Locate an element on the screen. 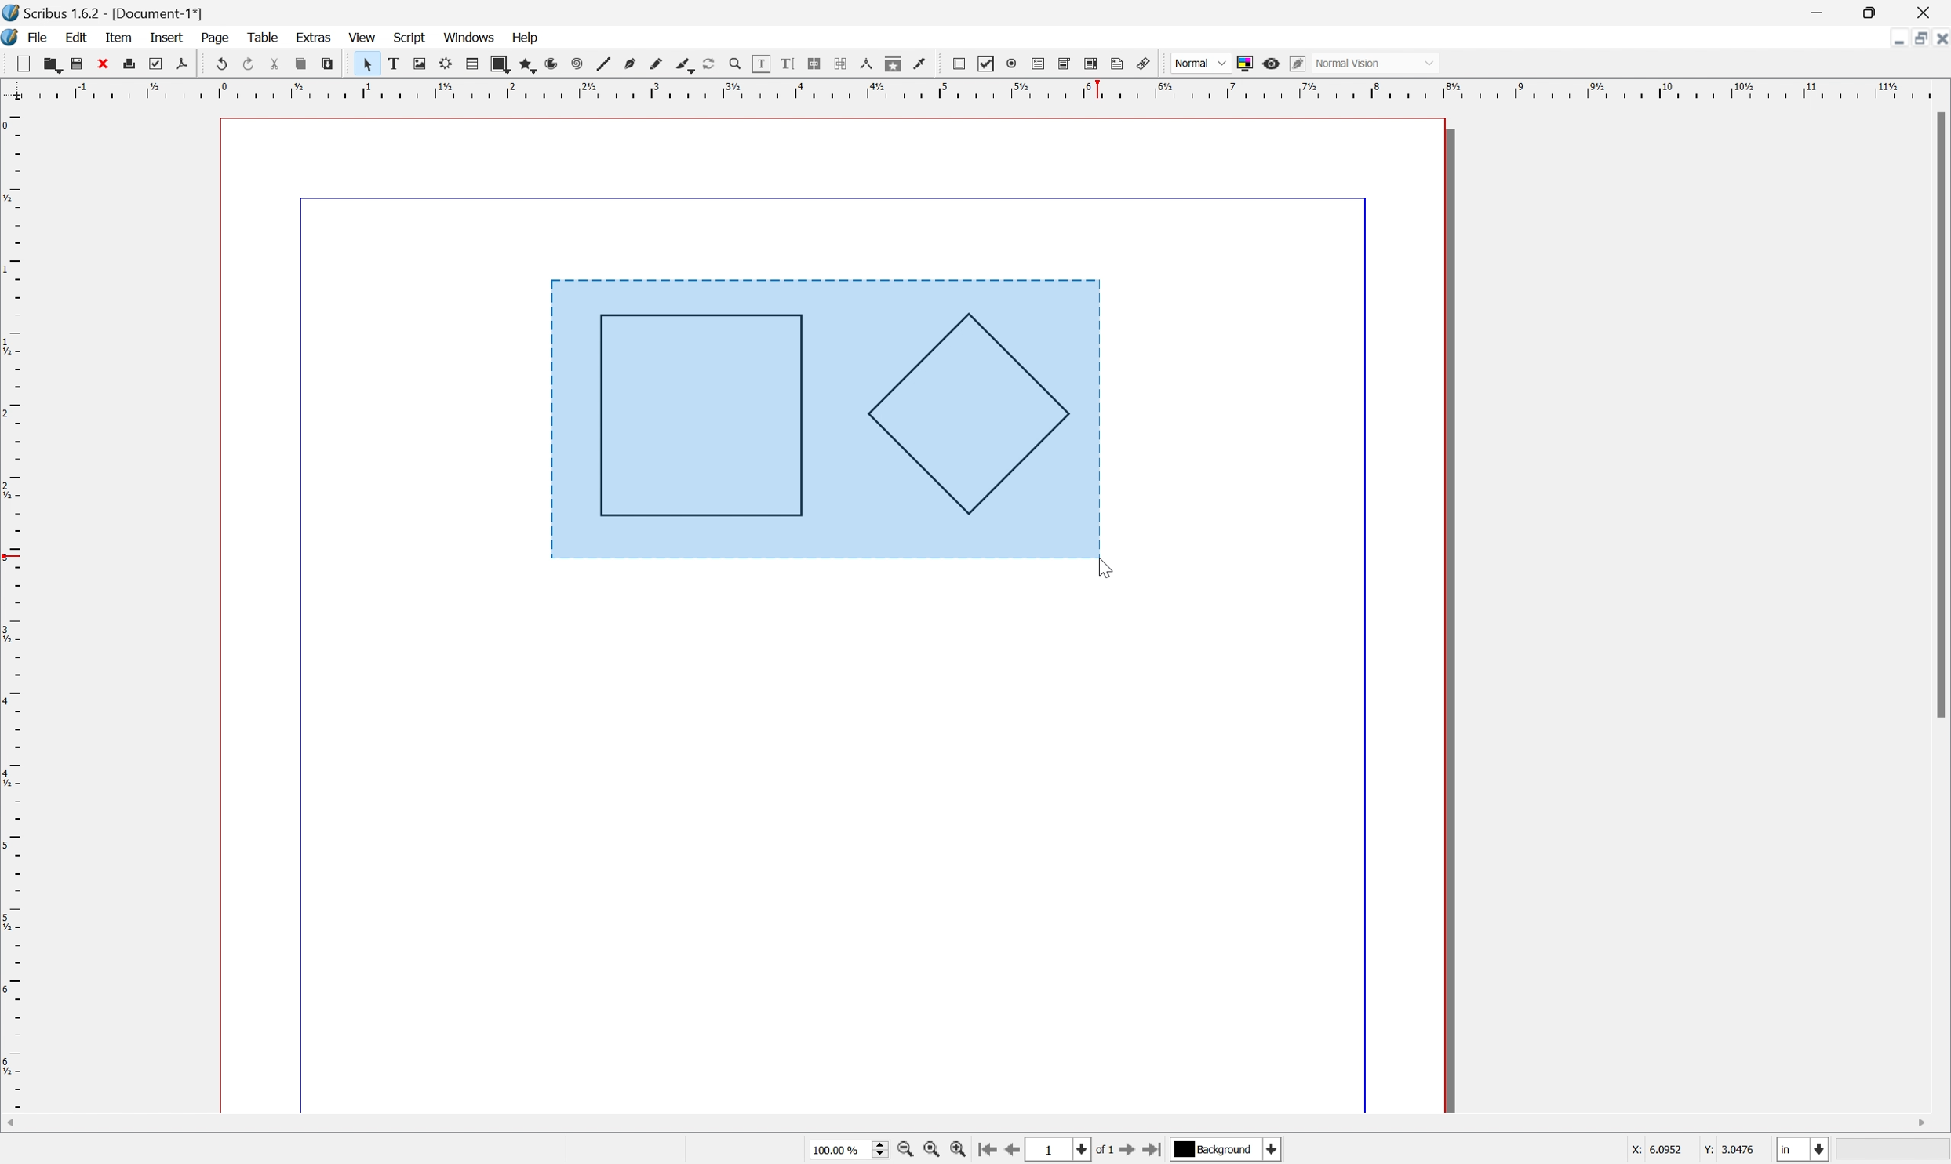  Toggle color management system is located at coordinates (1247, 64).